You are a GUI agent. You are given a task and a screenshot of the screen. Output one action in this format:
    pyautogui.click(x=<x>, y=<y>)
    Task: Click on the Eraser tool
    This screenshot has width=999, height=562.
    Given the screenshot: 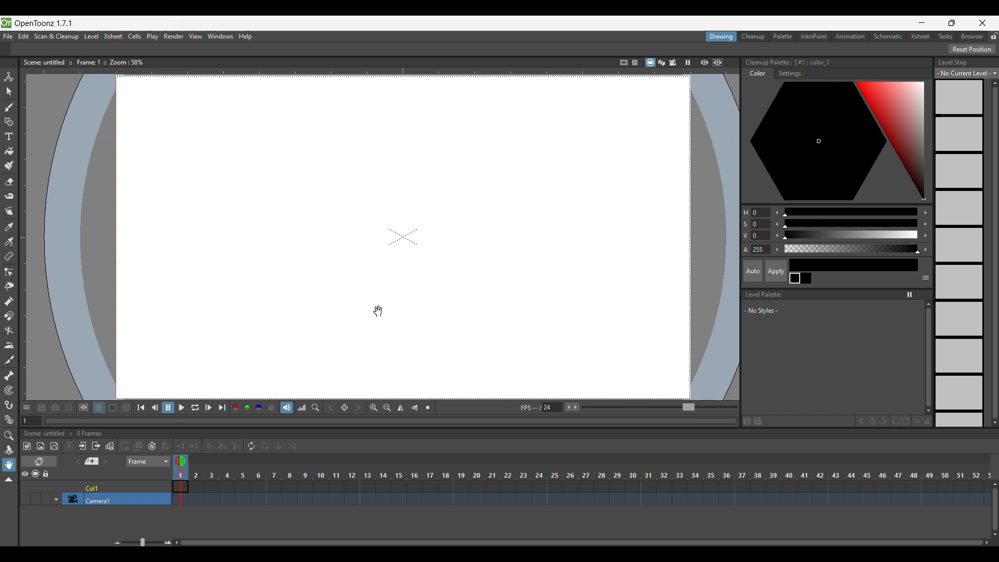 What is the action you would take?
    pyautogui.click(x=9, y=182)
    